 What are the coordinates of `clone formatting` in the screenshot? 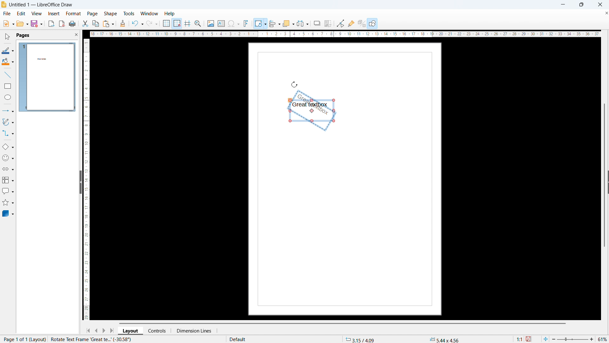 It's located at (123, 23).